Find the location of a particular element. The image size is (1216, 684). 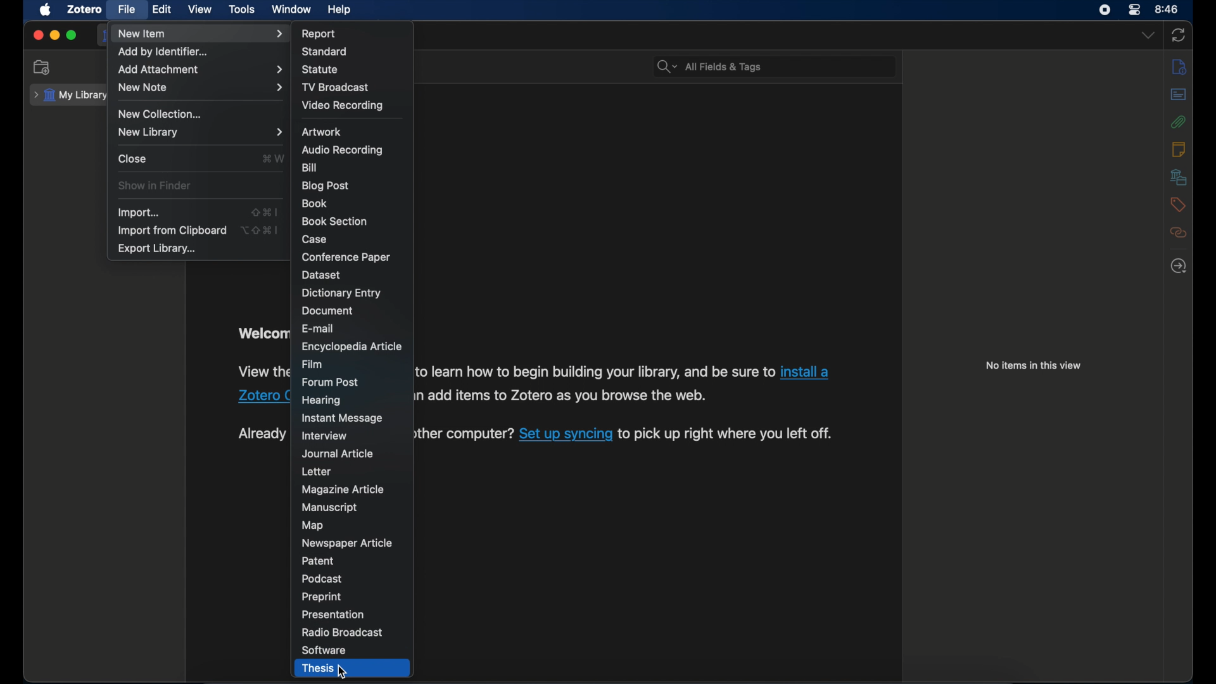

patent is located at coordinates (319, 561).